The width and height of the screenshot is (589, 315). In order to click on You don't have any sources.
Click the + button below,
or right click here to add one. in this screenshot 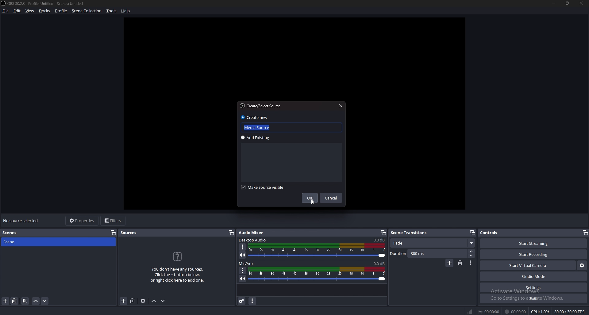, I will do `click(177, 267)`.